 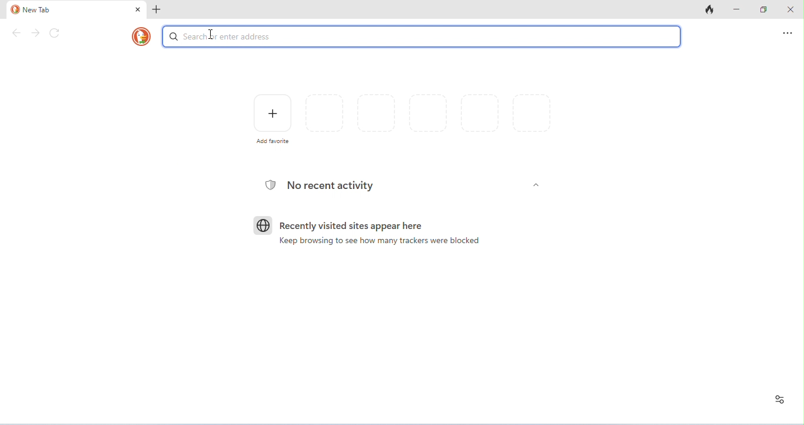 What do you see at coordinates (781, 399) in the screenshot?
I see `recent activity and favorites` at bounding box center [781, 399].